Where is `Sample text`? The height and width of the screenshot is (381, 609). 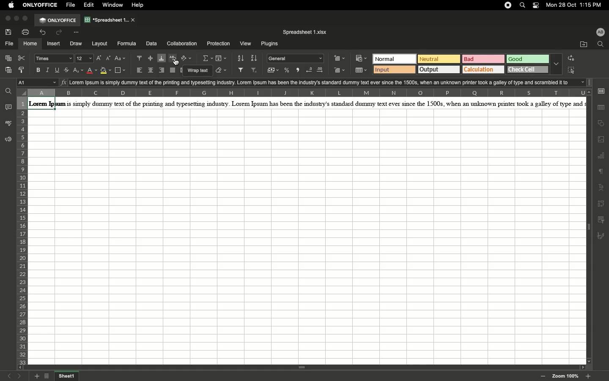
Sample text is located at coordinates (305, 103).